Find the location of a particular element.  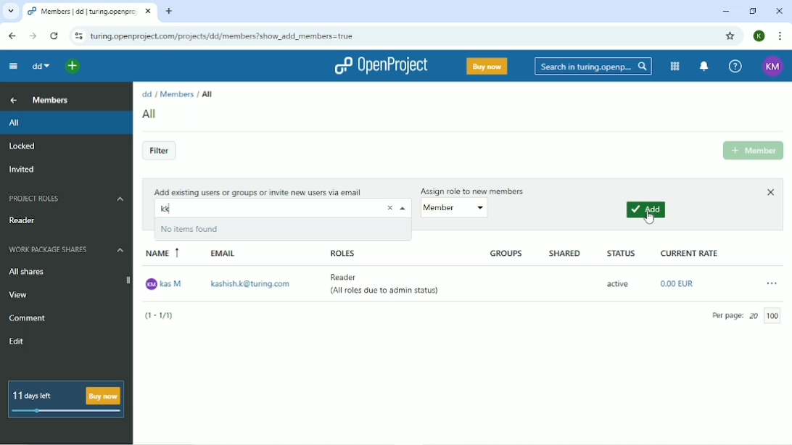

Forward is located at coordinates (33, 36).